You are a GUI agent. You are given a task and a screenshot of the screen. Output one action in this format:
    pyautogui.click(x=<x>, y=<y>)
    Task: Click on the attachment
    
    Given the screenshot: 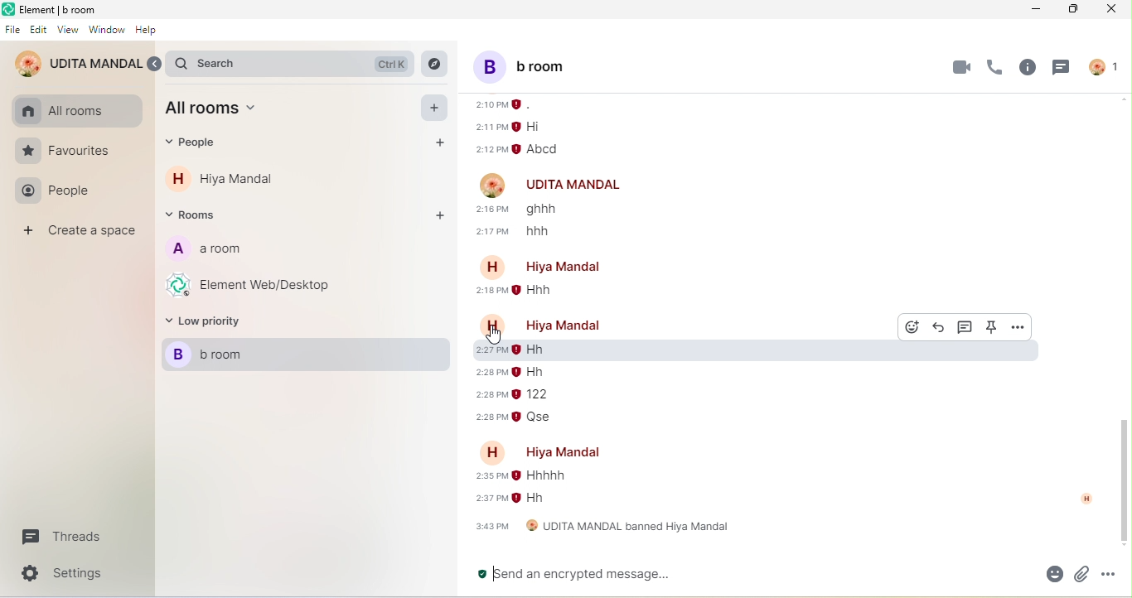 What is the action you would take?
    pyautogui.click(x=1080, y=574)
    